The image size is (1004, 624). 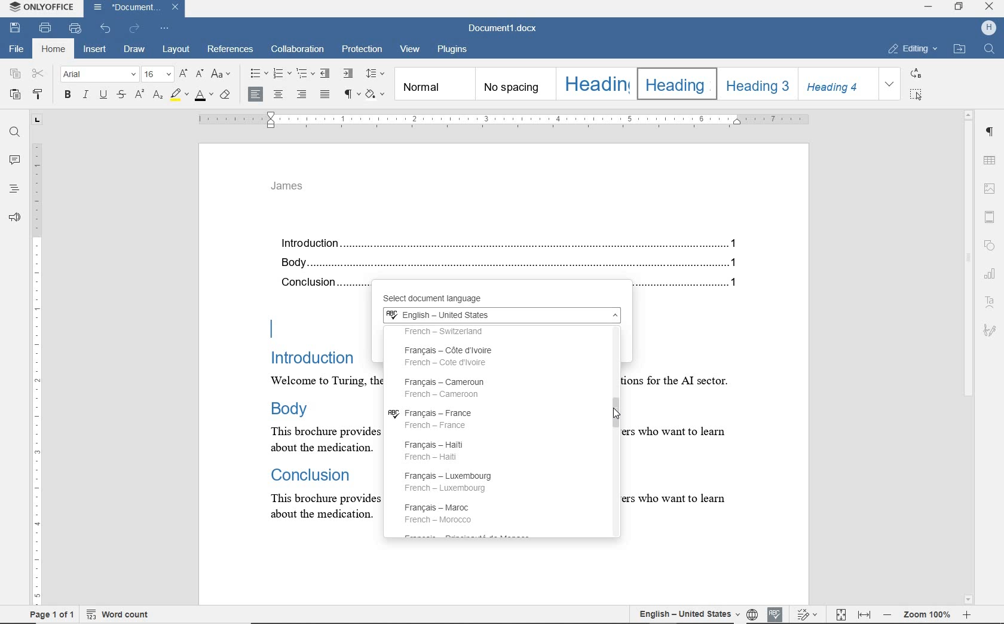 I want to click on François - France, so click(x=435, y=418).